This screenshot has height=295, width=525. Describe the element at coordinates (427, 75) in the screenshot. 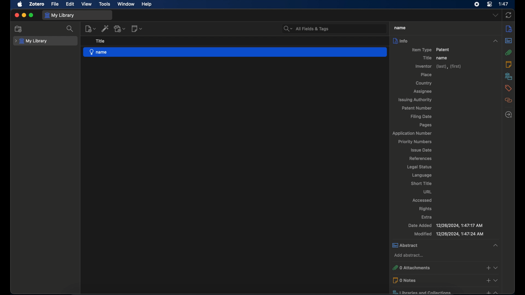

I see `place` at that location.